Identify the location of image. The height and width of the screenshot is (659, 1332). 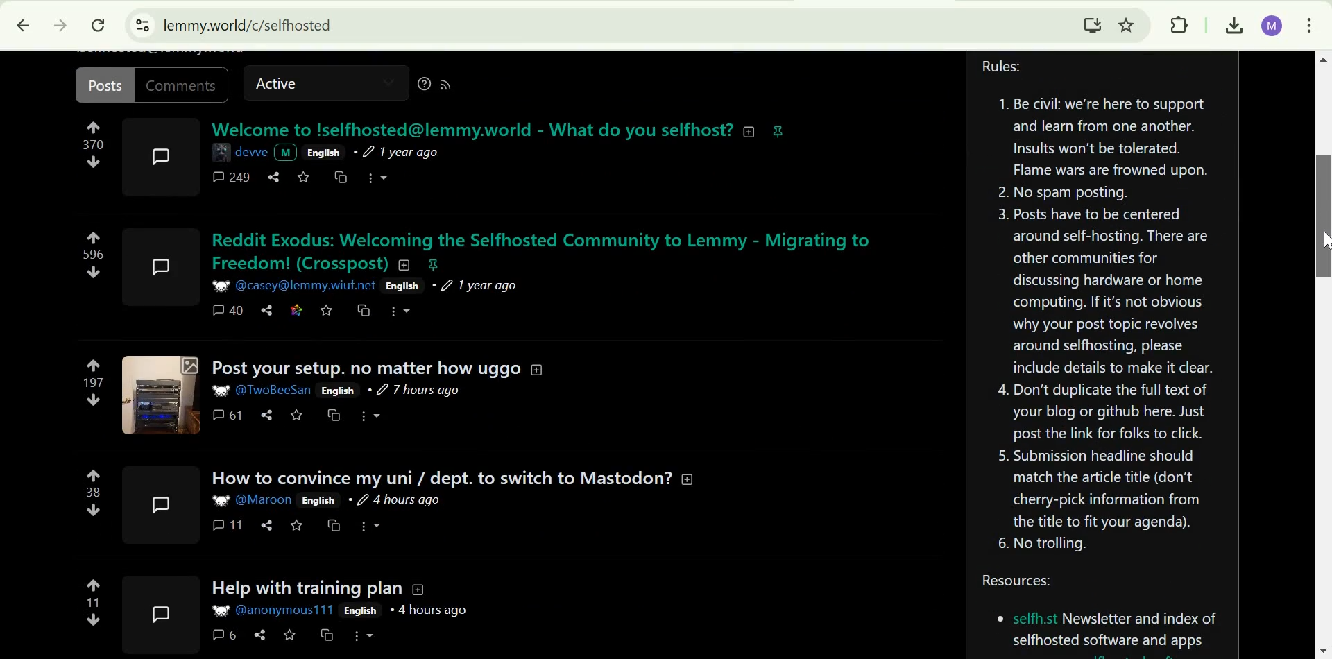
(219, 612).